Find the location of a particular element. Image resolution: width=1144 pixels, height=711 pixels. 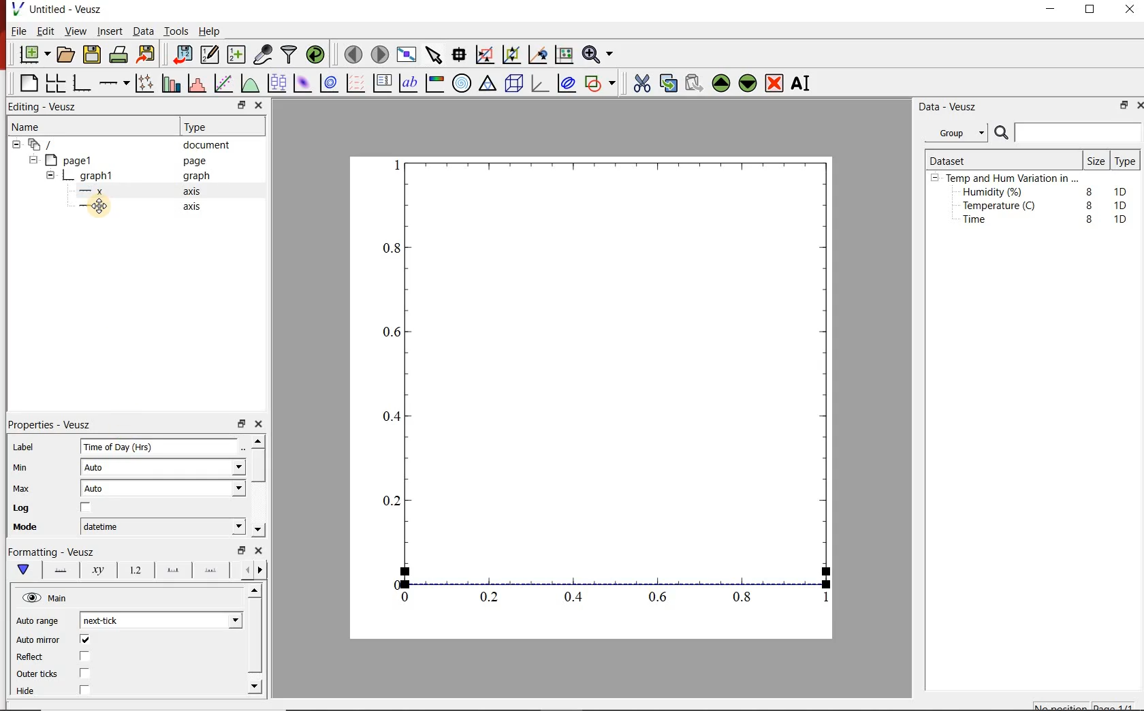

No position is located at coordinates (1061, 706).